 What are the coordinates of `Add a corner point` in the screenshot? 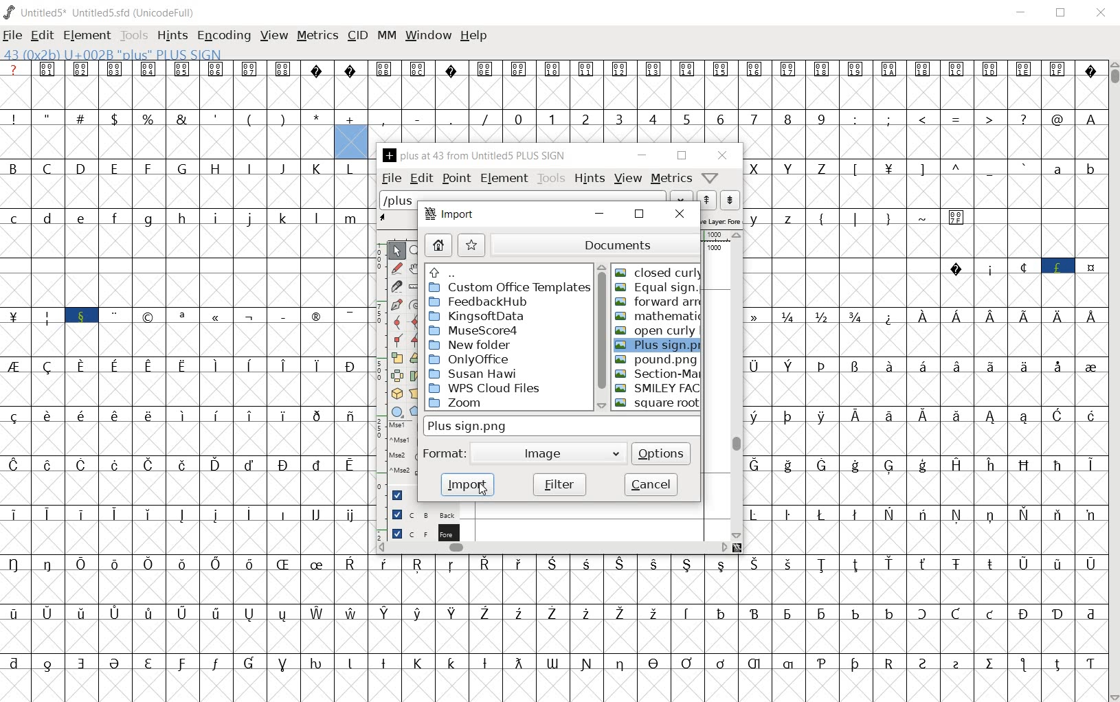 It's located at (414, 339).